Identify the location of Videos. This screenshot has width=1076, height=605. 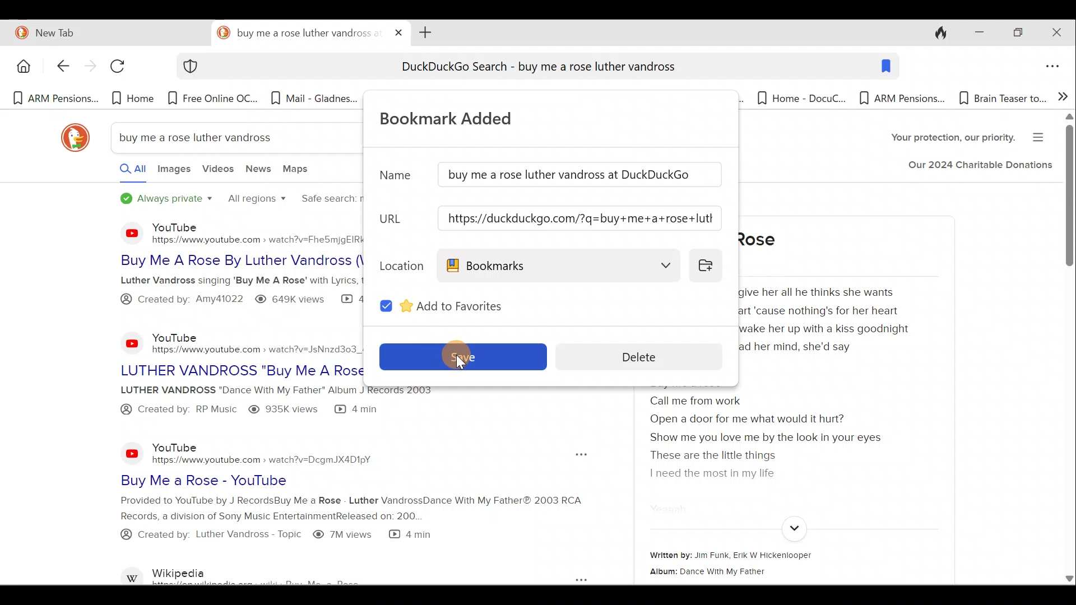
(218, 173).